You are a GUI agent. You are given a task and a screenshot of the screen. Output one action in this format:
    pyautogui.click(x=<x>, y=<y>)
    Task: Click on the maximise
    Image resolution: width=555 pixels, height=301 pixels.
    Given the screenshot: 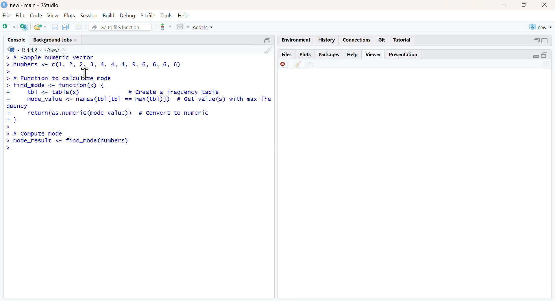 What is the action you would take?
    pyautogui.click(x=523, y=5)
    